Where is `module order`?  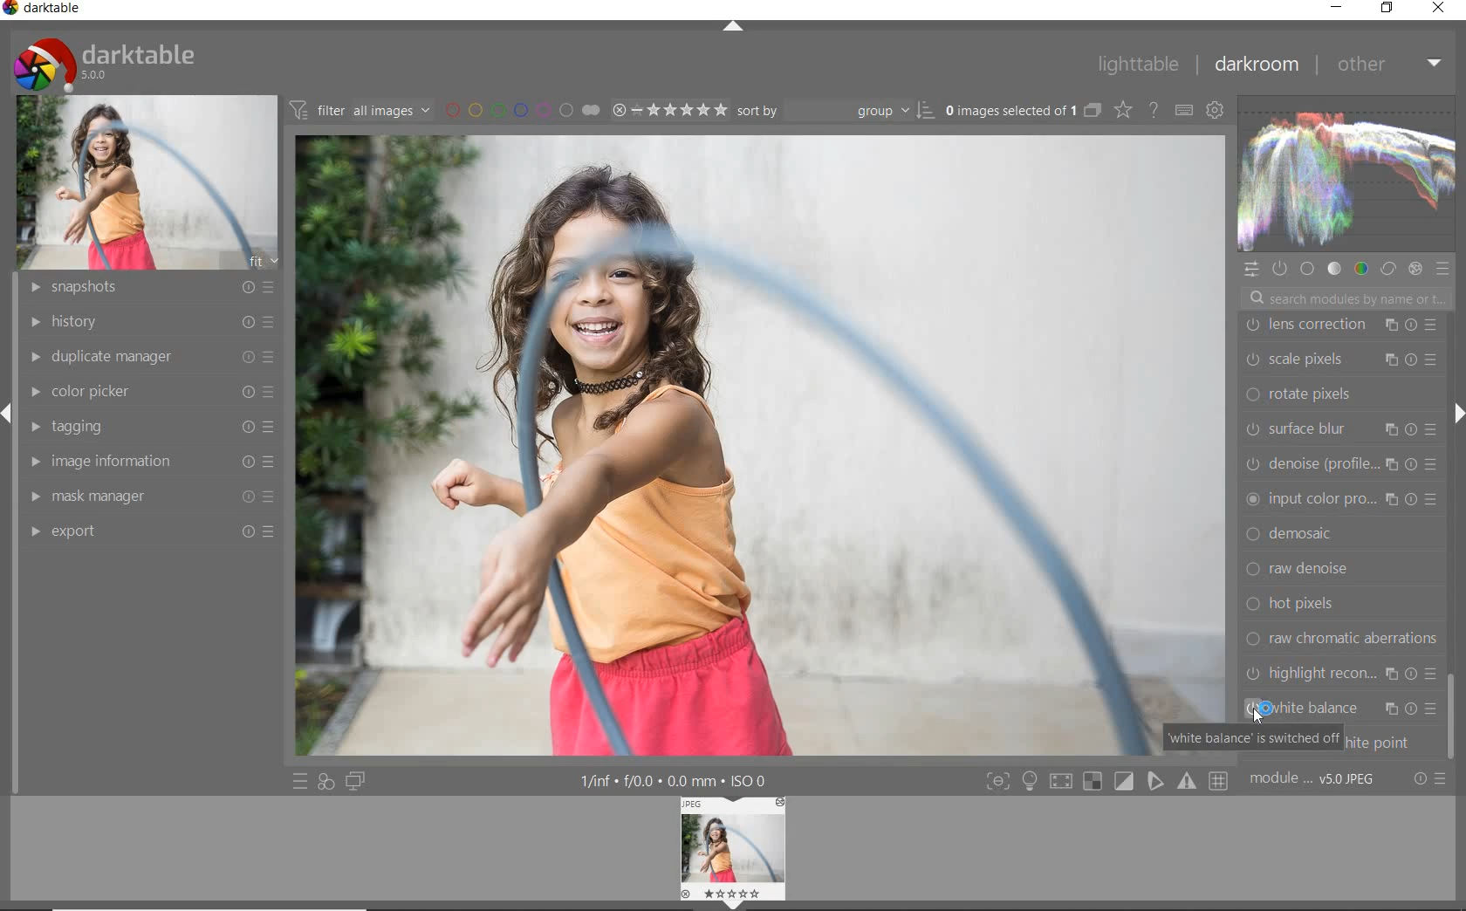
module order is located at coordinates (1315, 780).